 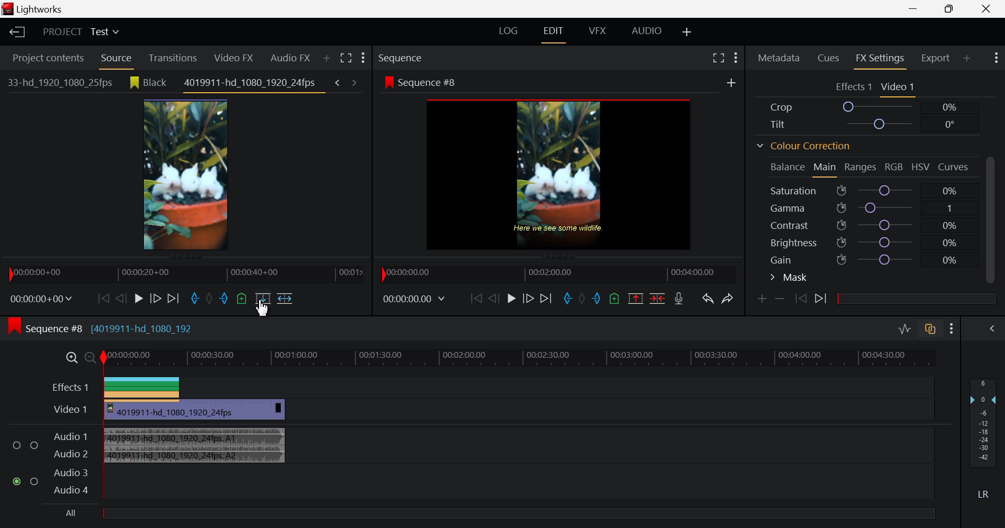 What do you see at coordinates (510, 30) in the screenshot?
I see `LOG Layout` at bounding box center [510, 30].